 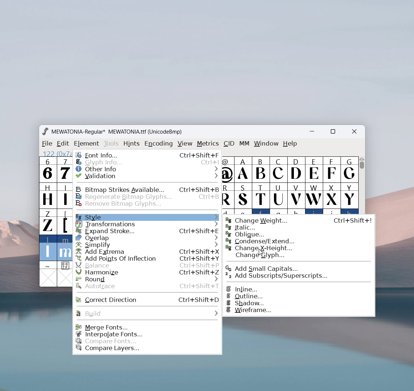 I want to click on harmonize, so click(x=148, y=273).